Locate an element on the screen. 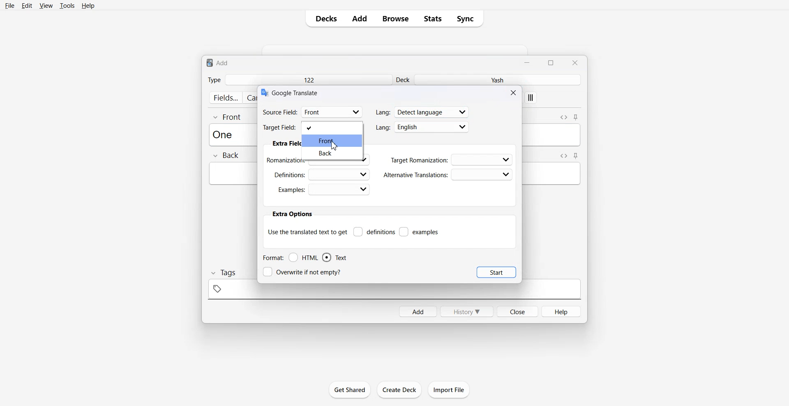 The height and width of the screenshot is (406, 789). Close is located at coordinates (574, 62).